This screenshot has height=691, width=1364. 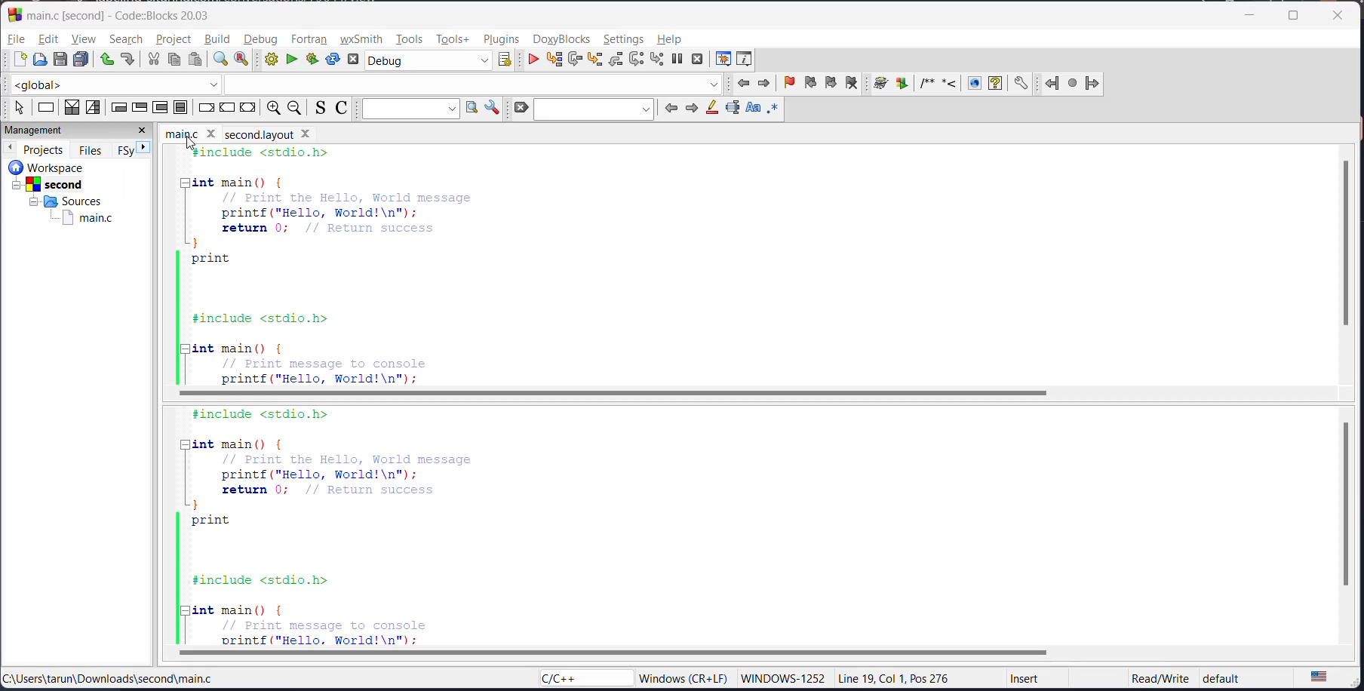 What do you see at coordinates (1223, 676) in the screenshot?
I see `default` at bounding box center [1223, 676].